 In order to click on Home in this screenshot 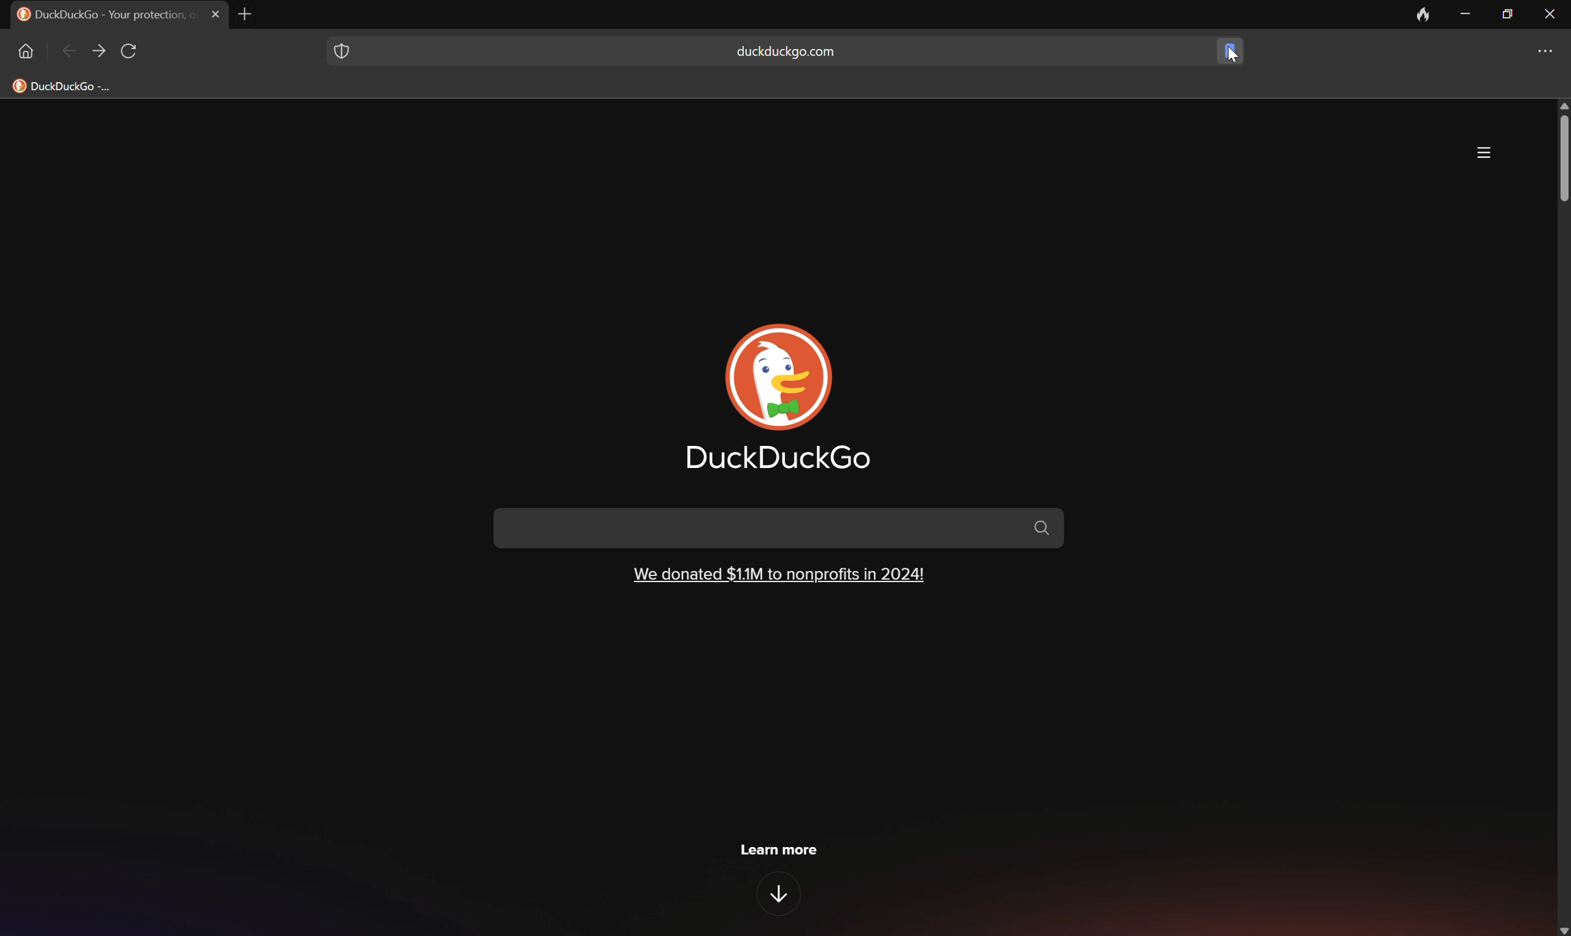, I will do `click(24, 50)`.